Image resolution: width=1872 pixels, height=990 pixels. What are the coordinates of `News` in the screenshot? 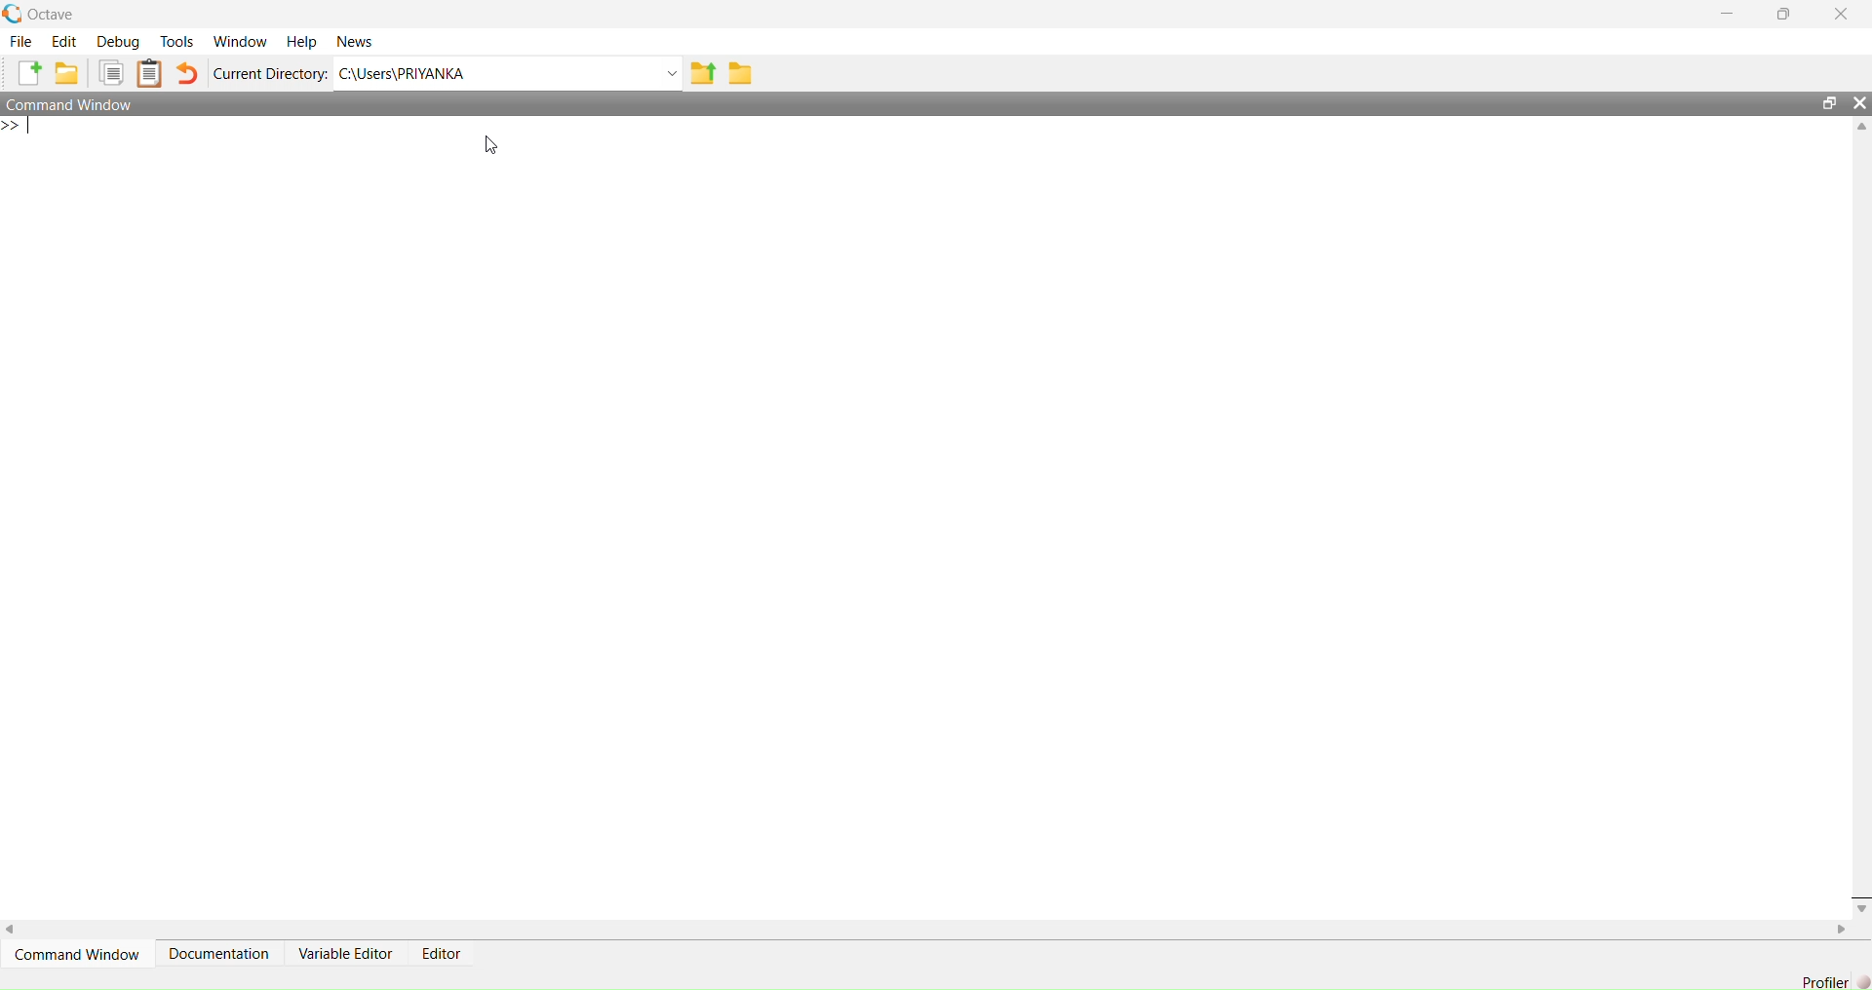 It's located at (359, 43).